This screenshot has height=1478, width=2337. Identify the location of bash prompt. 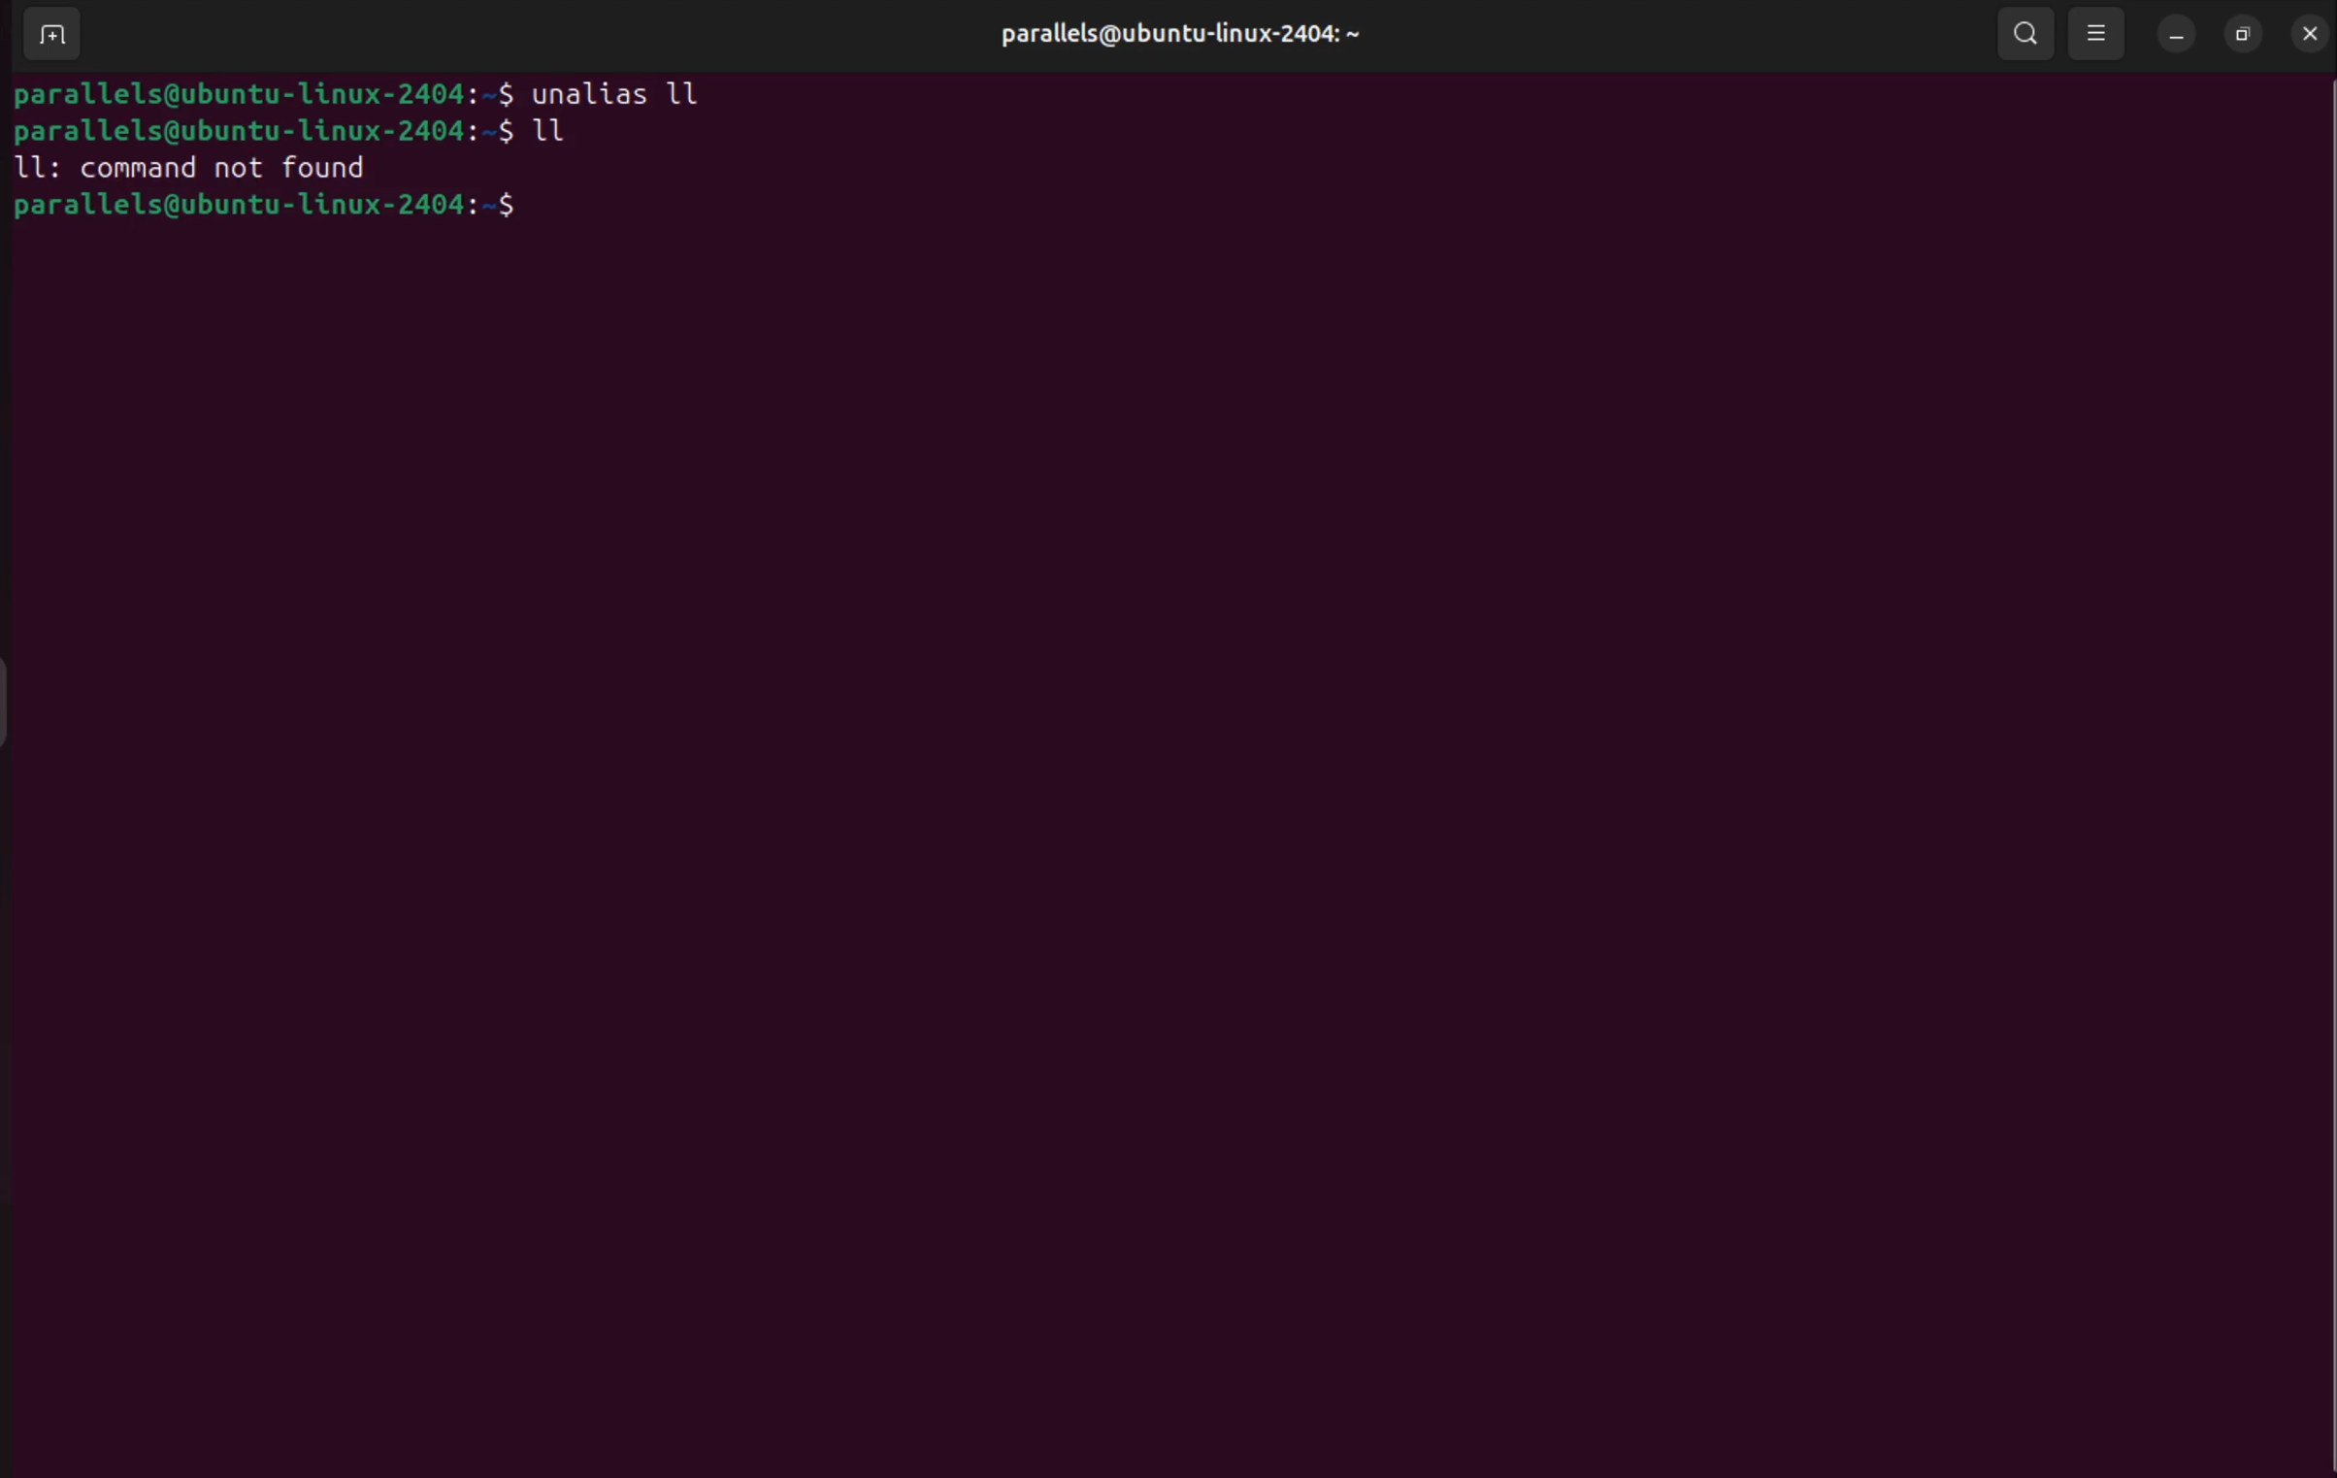
(262, 129).